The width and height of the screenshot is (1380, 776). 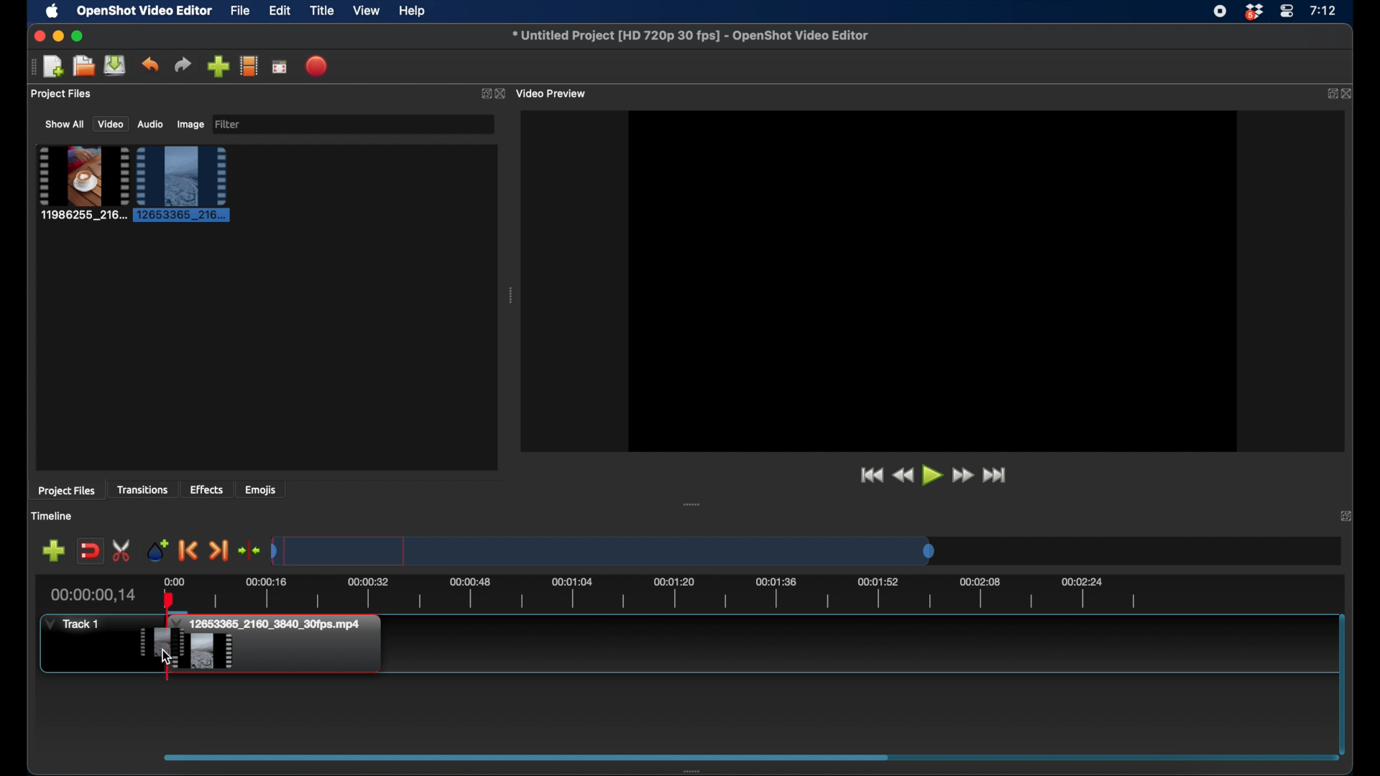 I want to click on fullscreen, so click(x=280, y=66).